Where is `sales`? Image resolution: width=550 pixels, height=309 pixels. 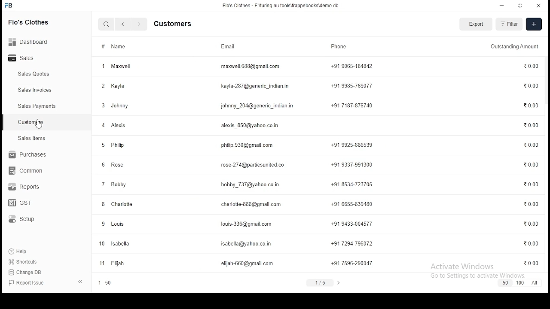
sales is located at coordinates (22, 58).